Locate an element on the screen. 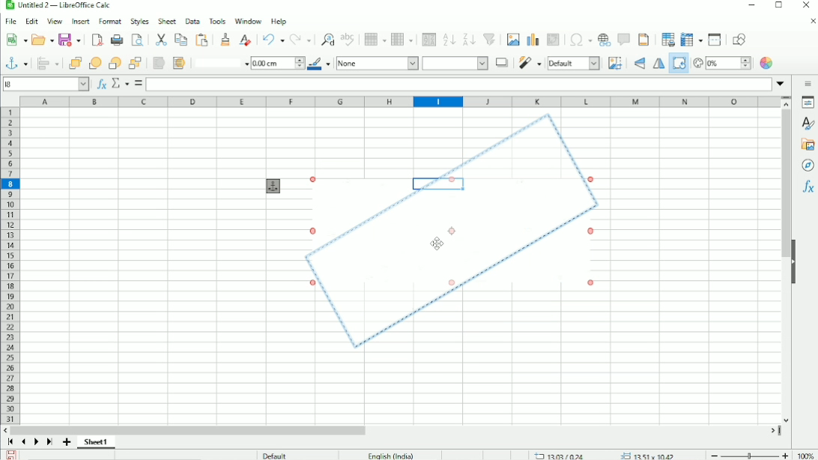  Insert hyperlink is located at coordinates (604, 40).